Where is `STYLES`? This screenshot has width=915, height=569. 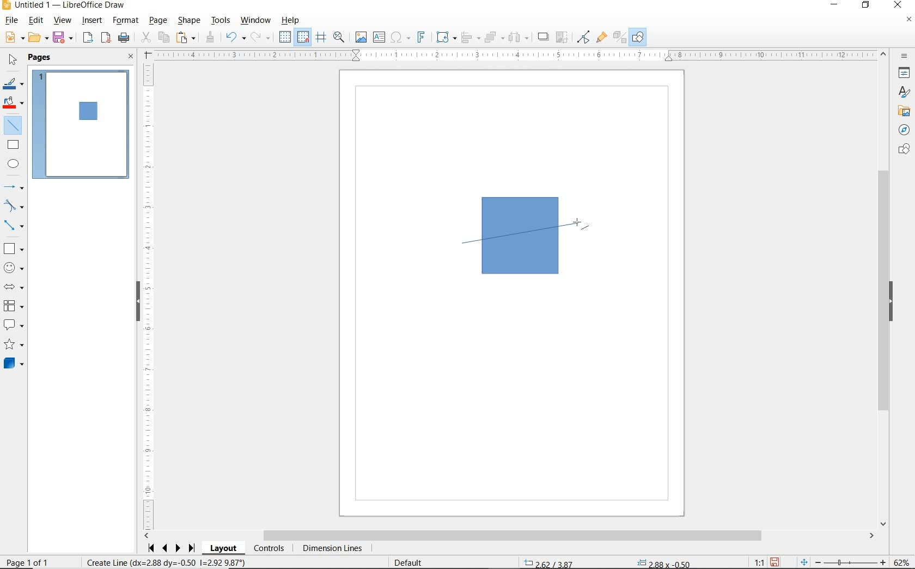 STYLES is located at coordinates (901, 92).